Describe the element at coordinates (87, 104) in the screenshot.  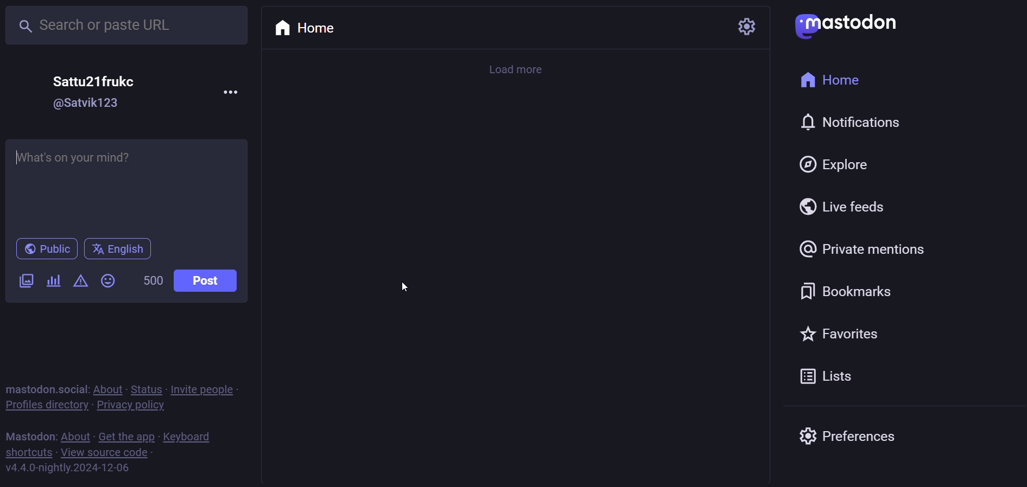
I see `id` at that location.